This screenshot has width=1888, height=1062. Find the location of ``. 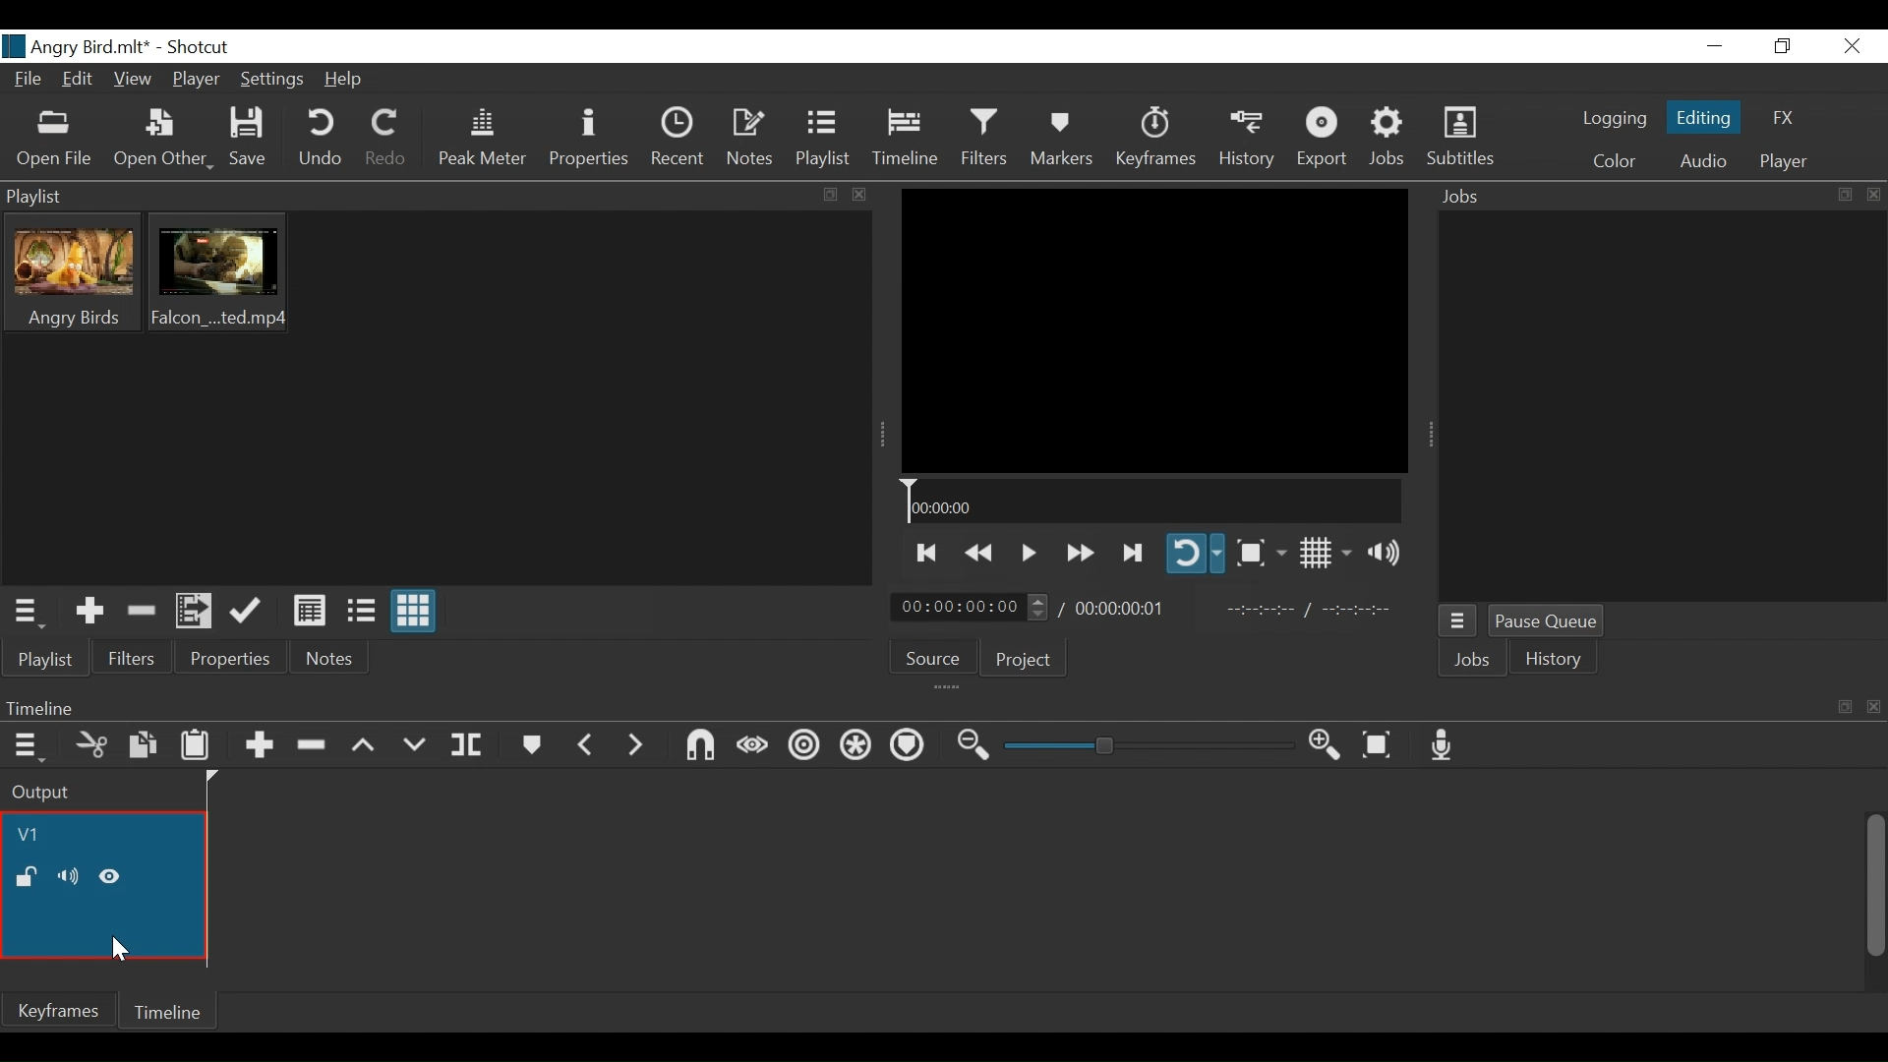

 is located at coordinates (1061, 140).